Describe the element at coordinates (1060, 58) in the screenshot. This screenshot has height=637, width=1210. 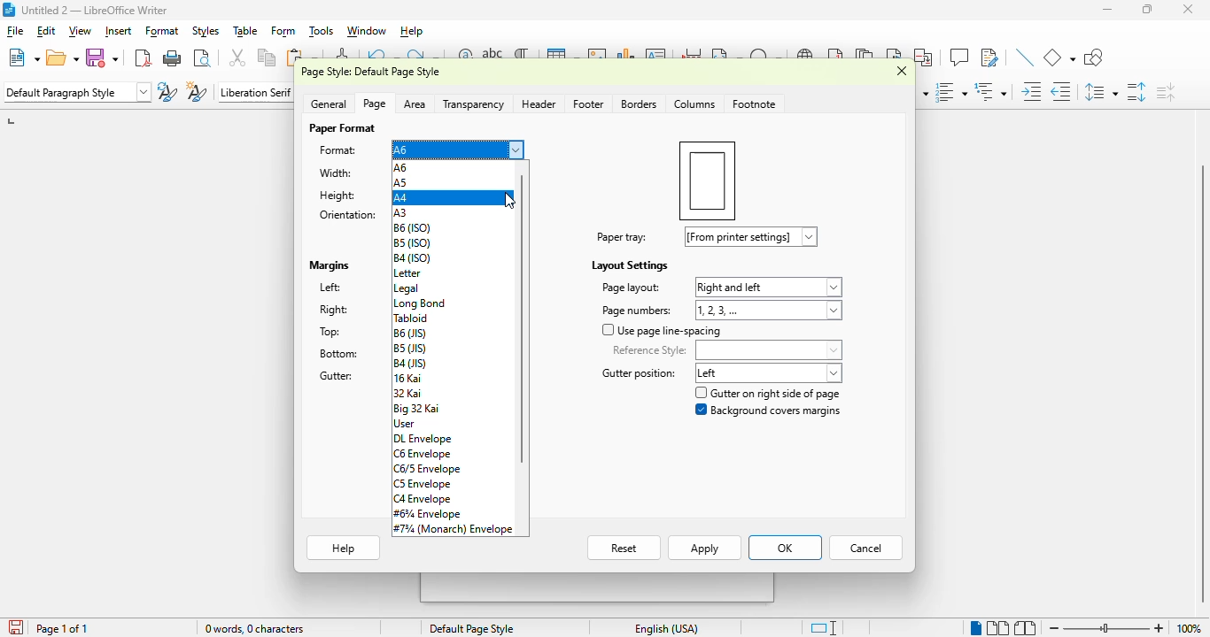
I see `basic shapes` at that location.